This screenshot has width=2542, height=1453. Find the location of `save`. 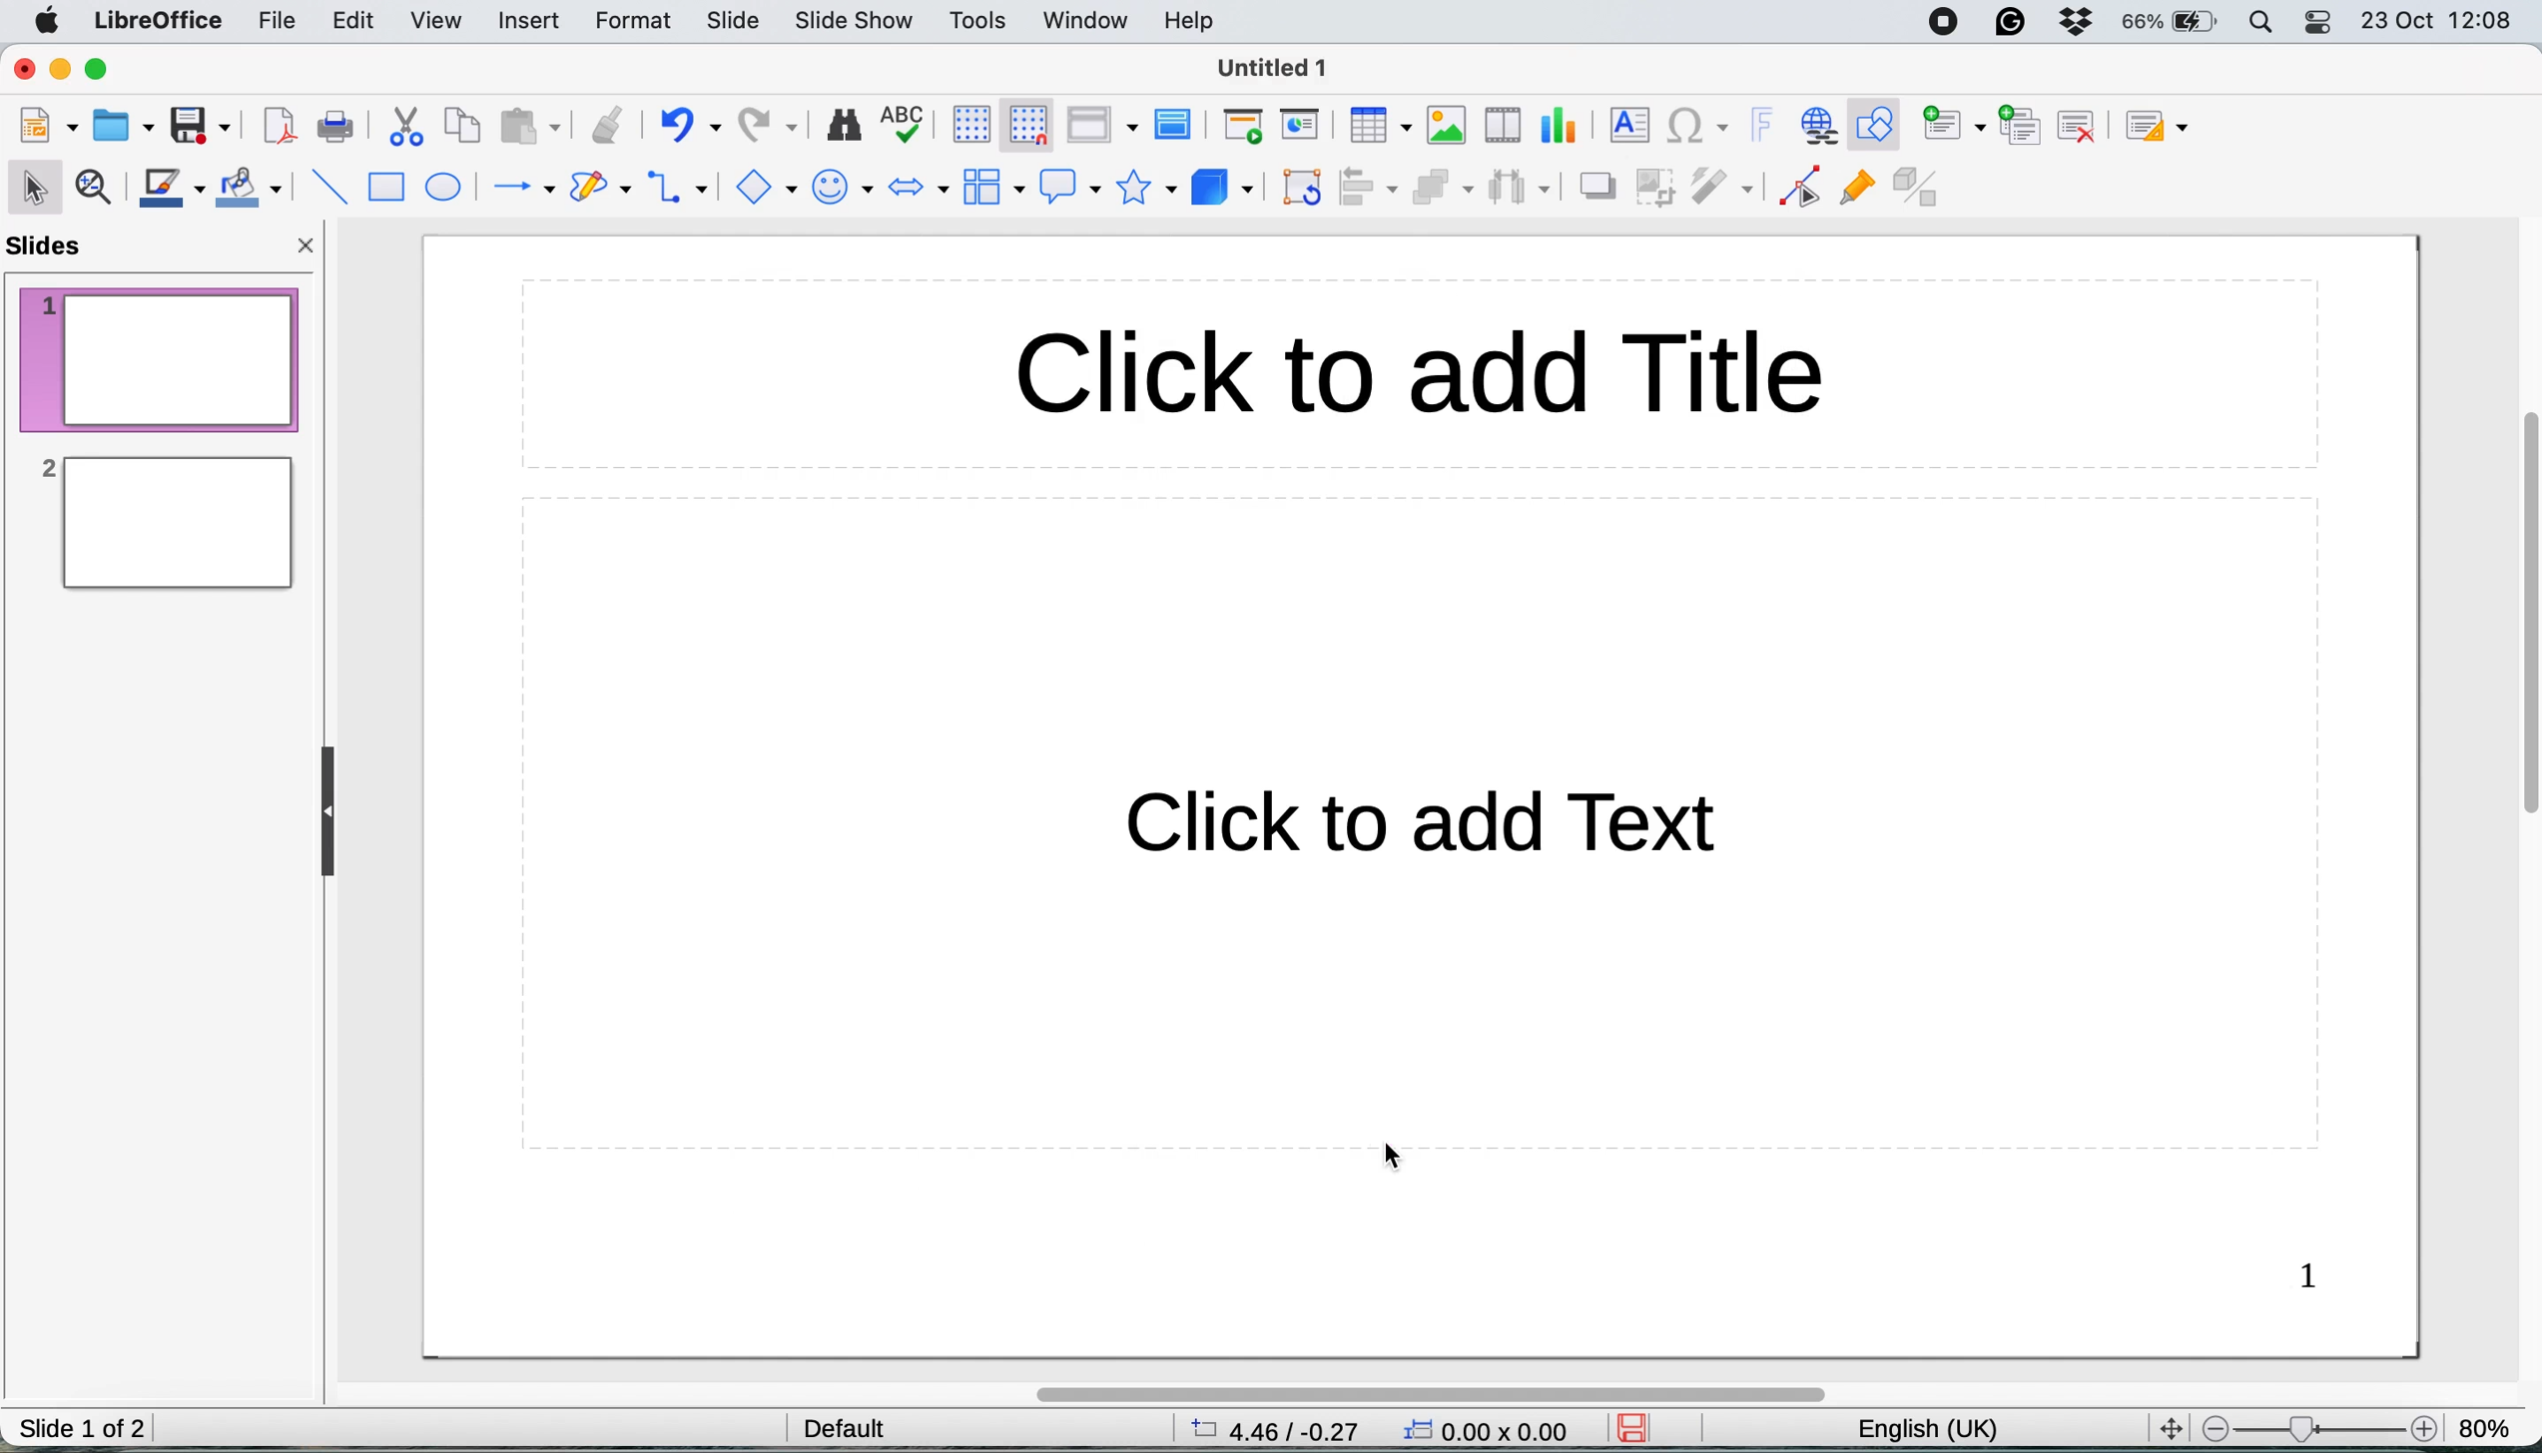

save is located at coordinates (201, 125).